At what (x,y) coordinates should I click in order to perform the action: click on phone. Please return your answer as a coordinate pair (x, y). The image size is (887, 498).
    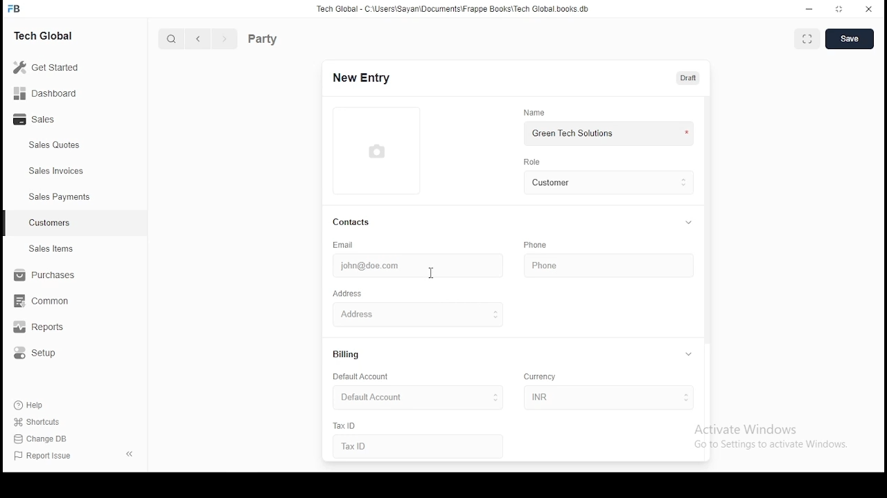
    Looking at the image, I should click on (564, 263).